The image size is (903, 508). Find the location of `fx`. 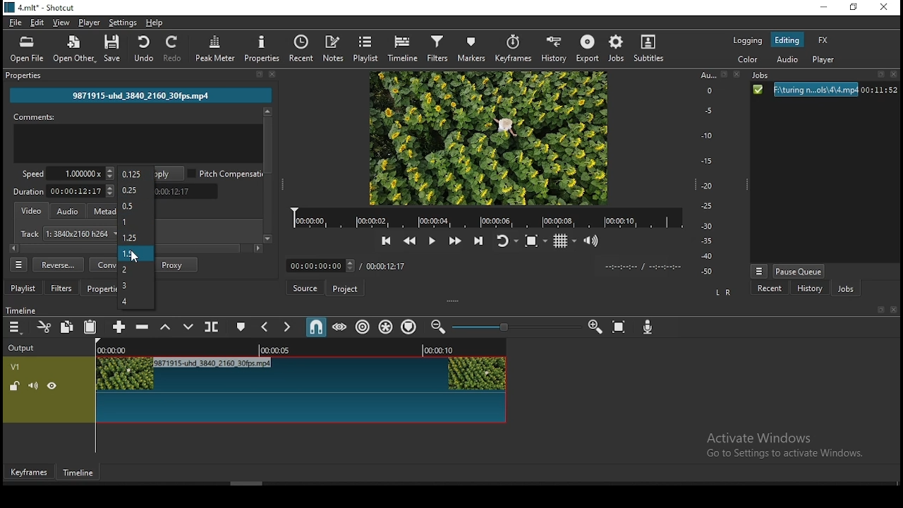

fx is located at coordinates (823, 41).